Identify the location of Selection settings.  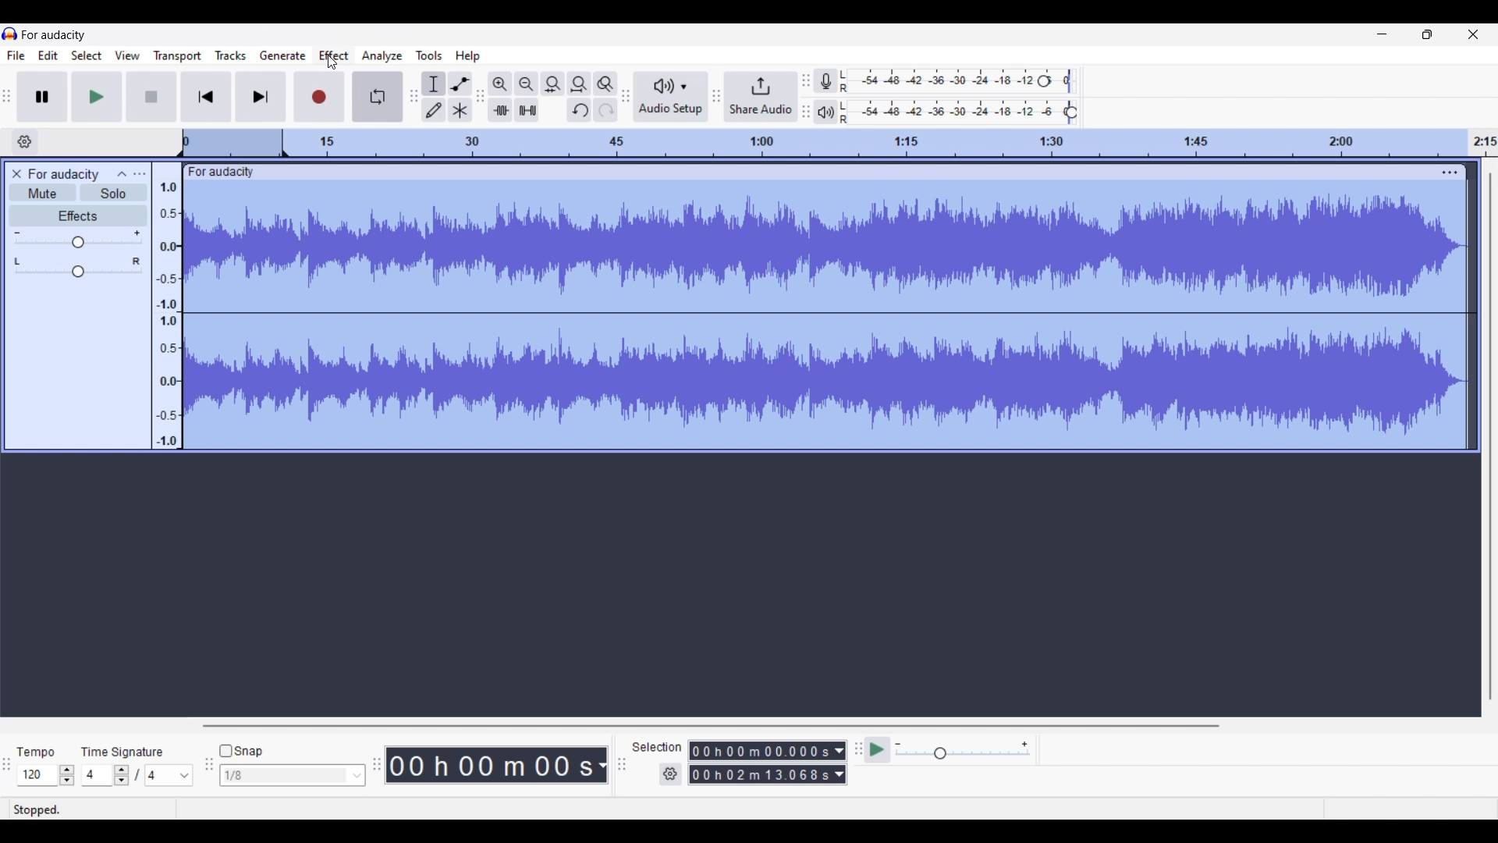
(670, 774).